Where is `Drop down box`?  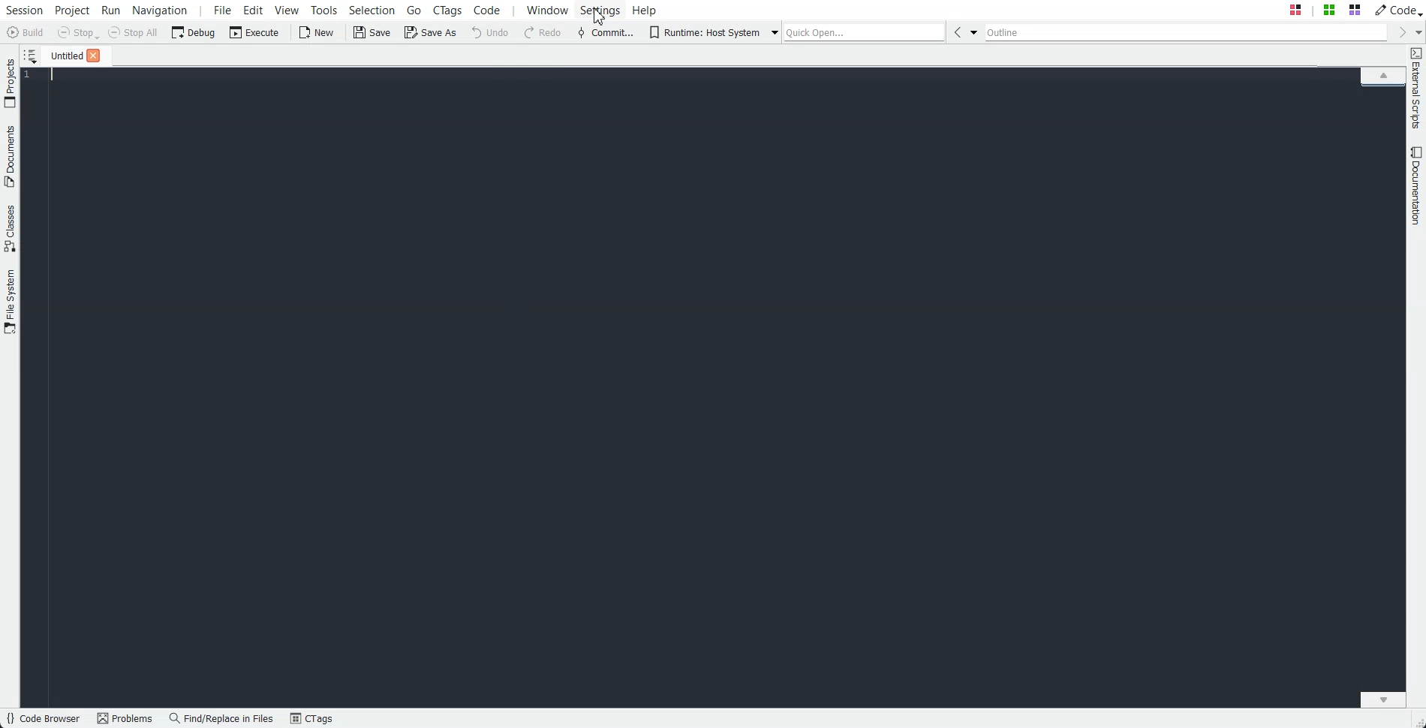
Drop down box is located at coordinates (1417, 32).